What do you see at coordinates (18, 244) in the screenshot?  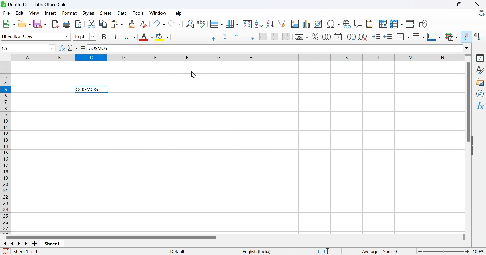 I see `Scroll to next sheet` at bounding box center [18, 244].